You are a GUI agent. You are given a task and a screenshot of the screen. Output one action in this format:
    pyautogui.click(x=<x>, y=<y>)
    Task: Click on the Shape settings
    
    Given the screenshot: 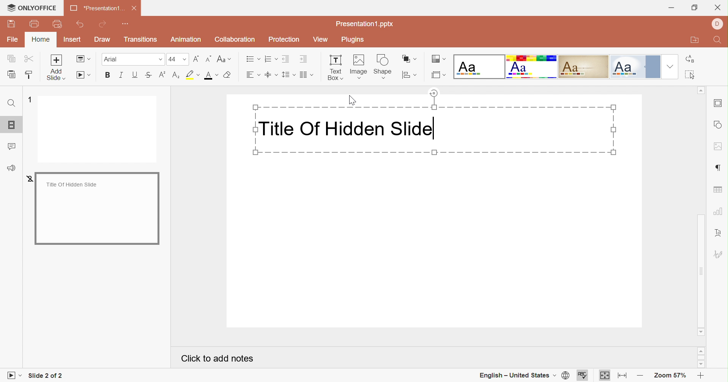 What is the action you would take?
    pyautogui.click(x=718, y=125)
    